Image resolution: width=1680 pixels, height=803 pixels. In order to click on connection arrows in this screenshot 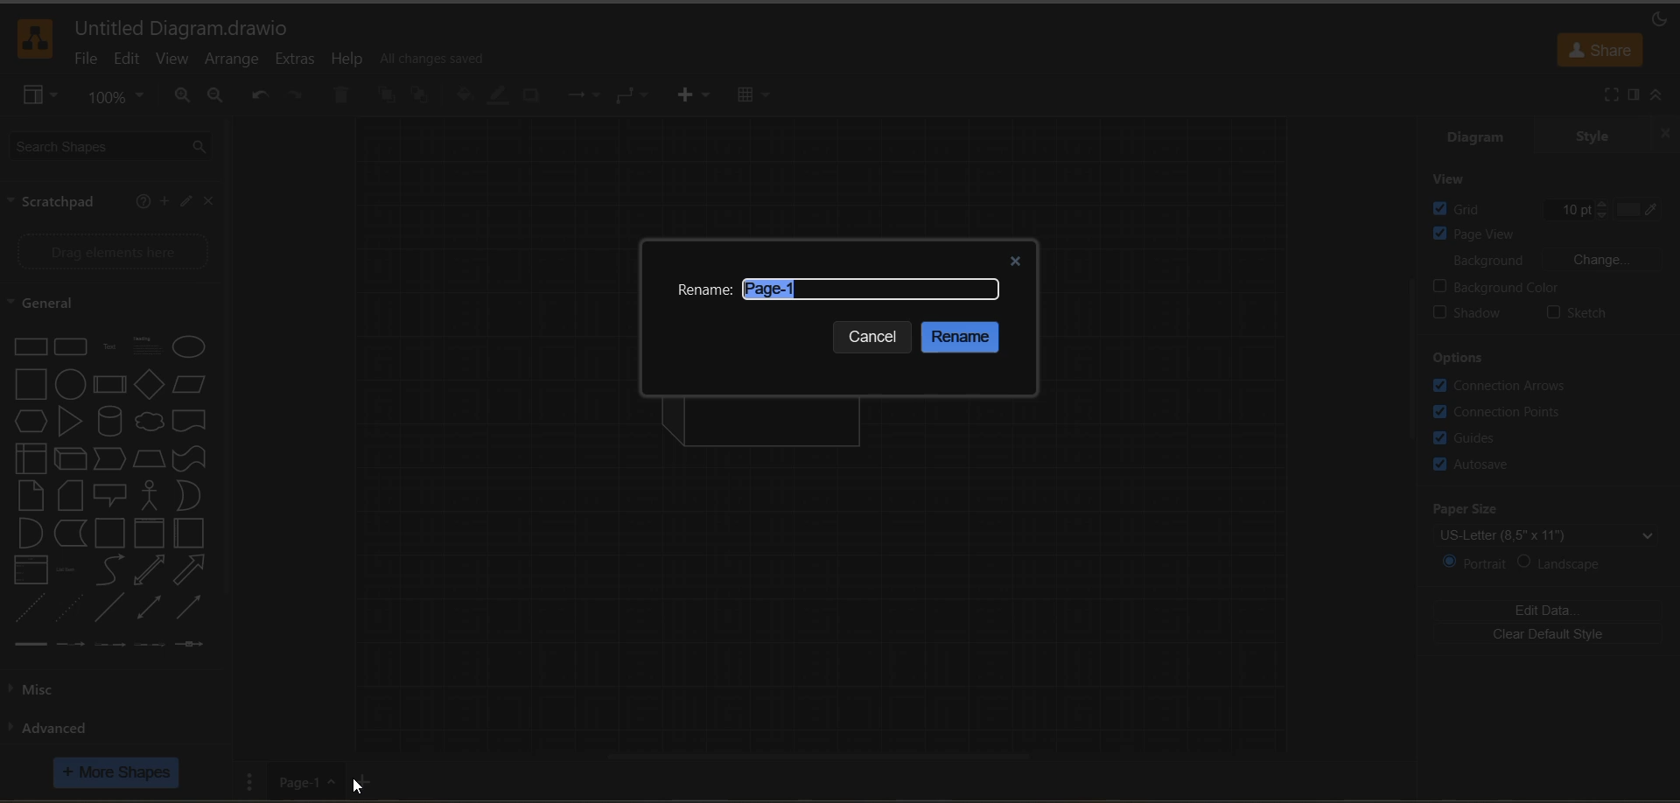, I will do `click(1504, 386)`.